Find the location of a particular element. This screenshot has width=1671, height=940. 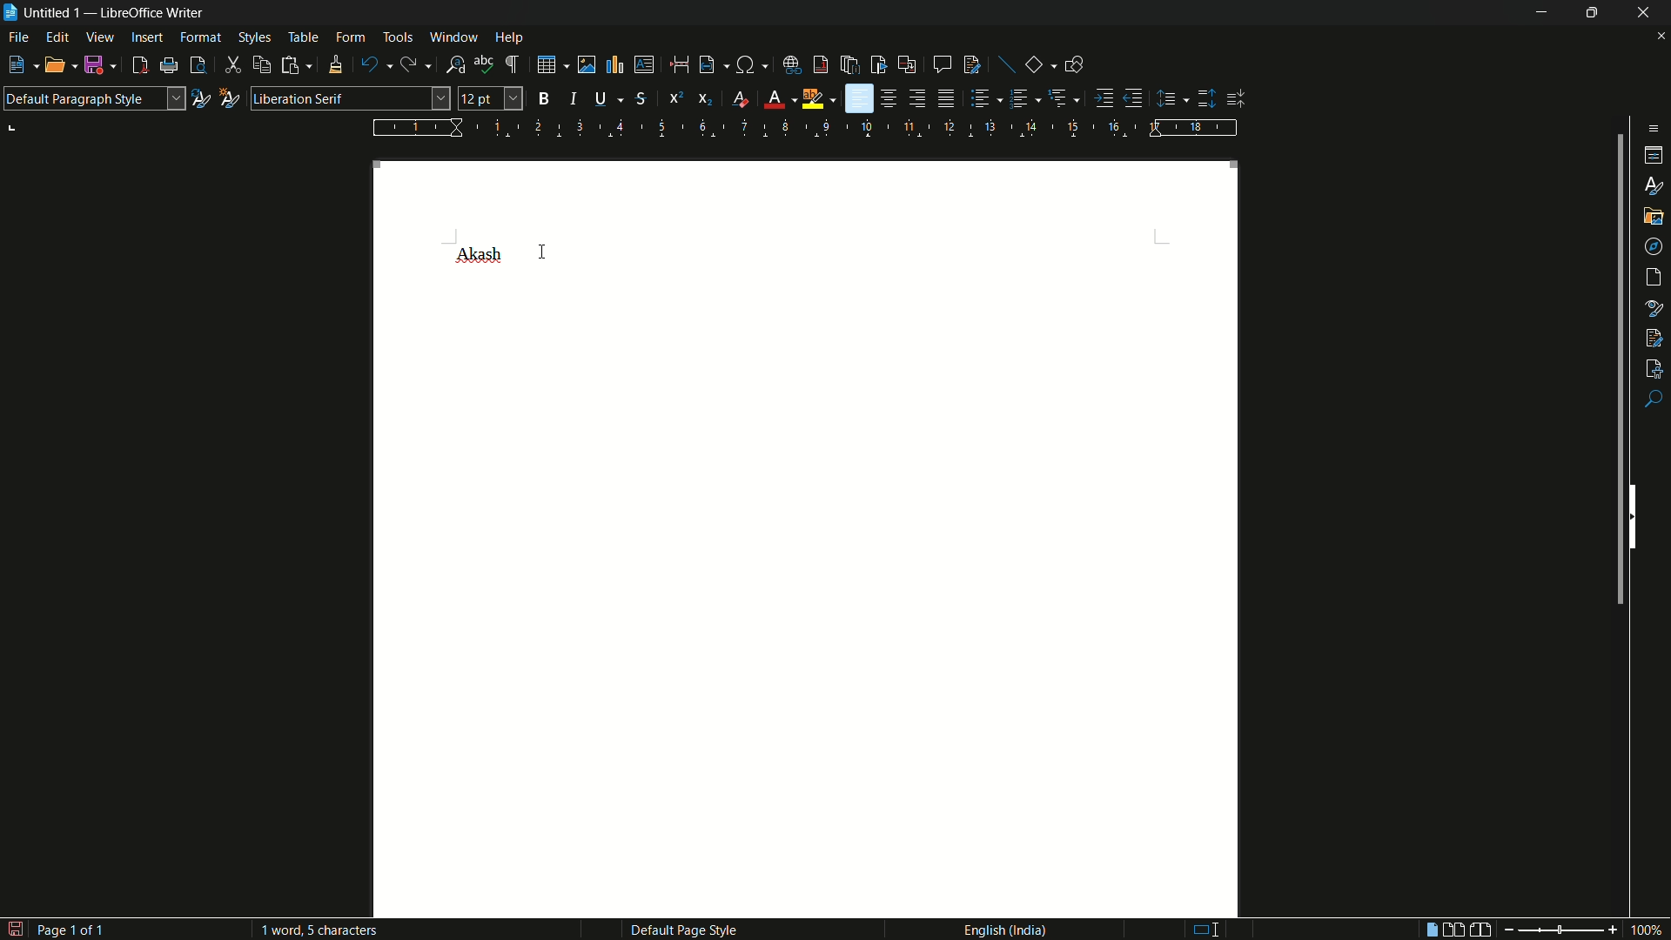

single page is located at coordinates (1427, 931).